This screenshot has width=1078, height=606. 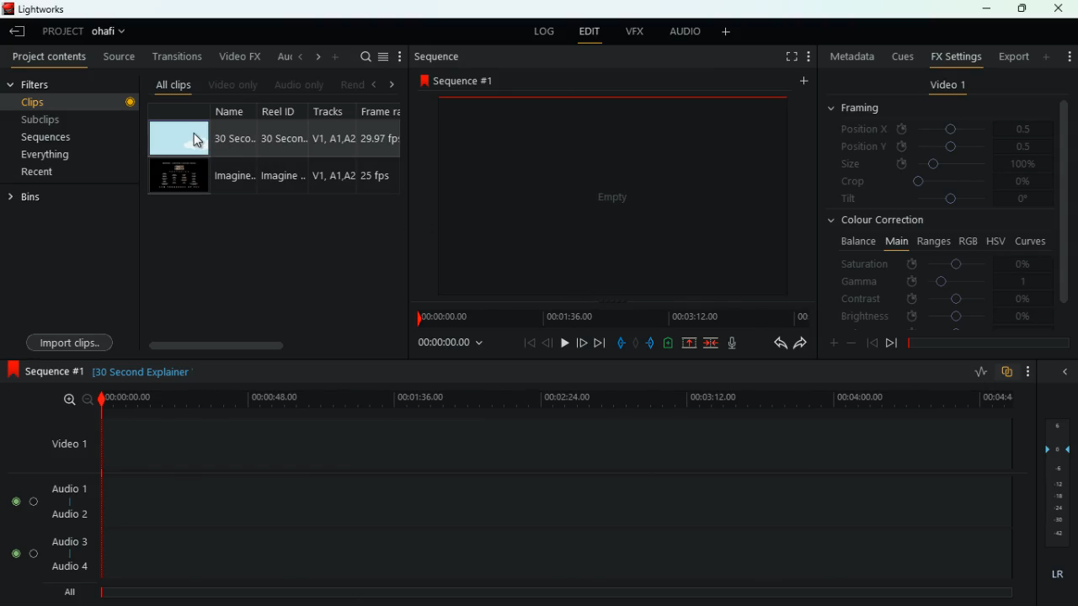 I want to click on au, so click(x=281, y=56).